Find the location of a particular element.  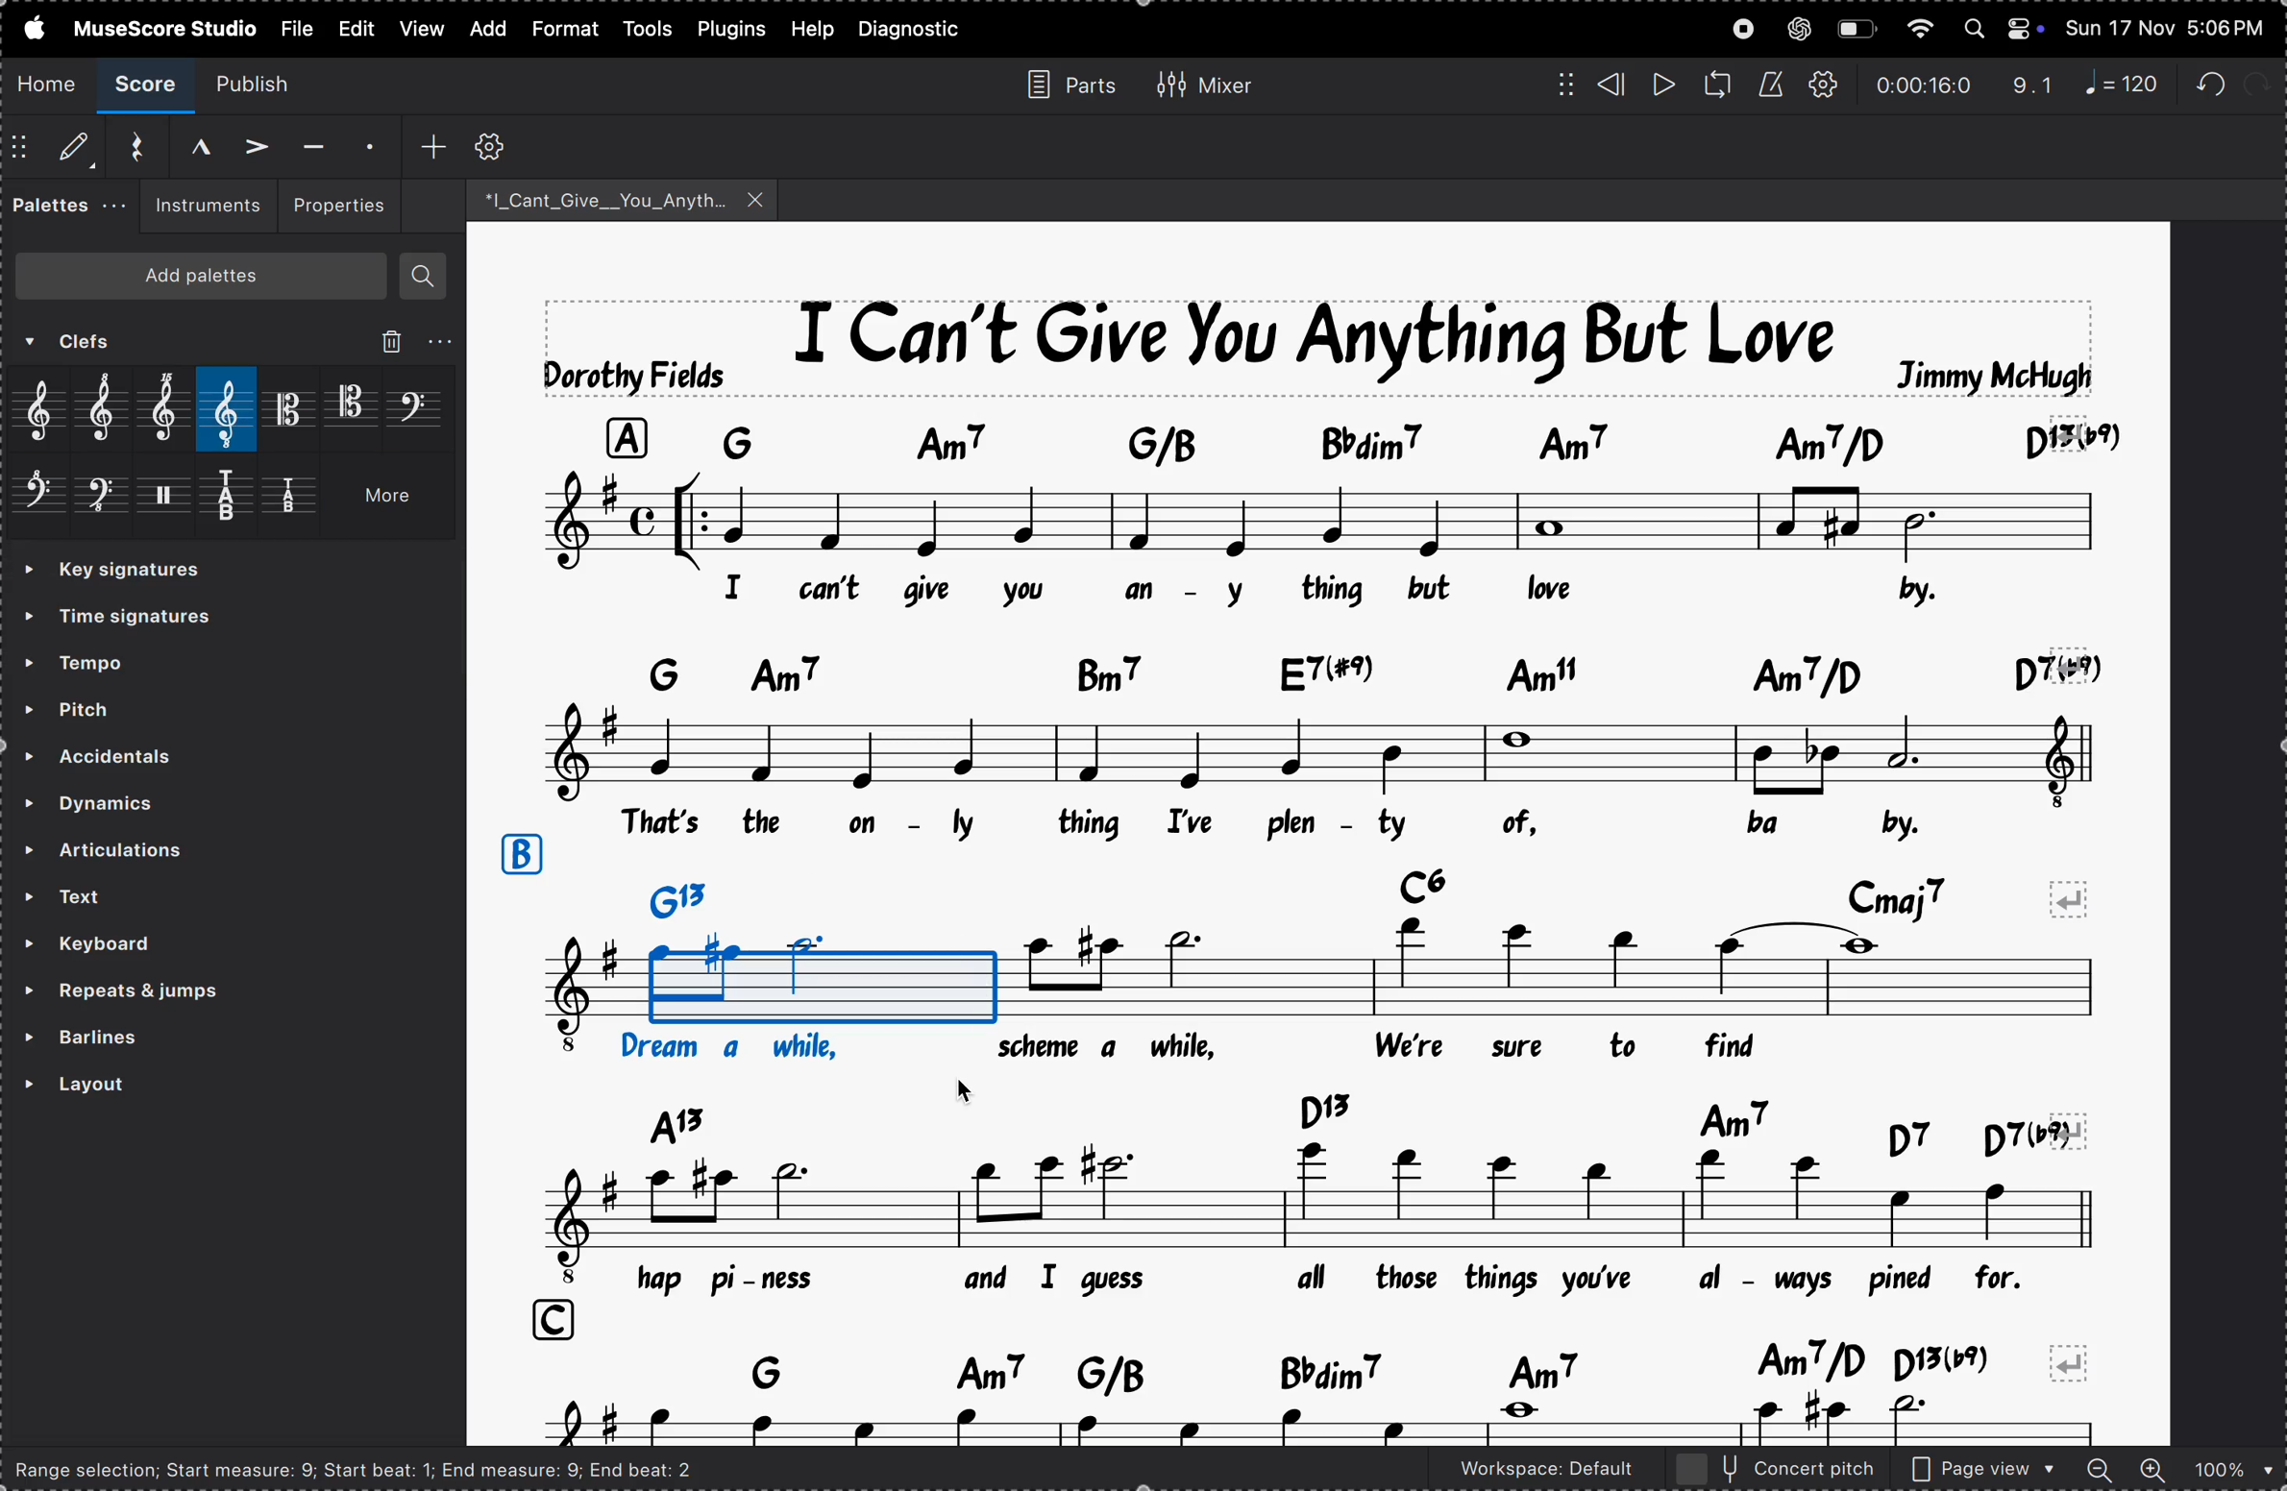

alto clef is located at coordinates (290, 408).